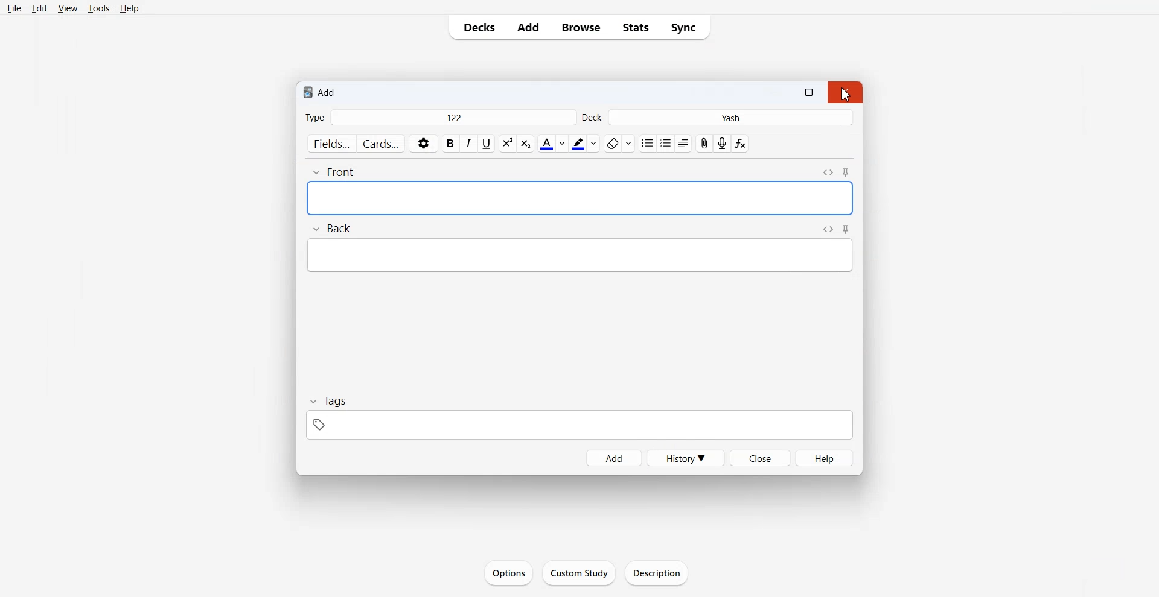  I want to click on Back, so click(331, 227).